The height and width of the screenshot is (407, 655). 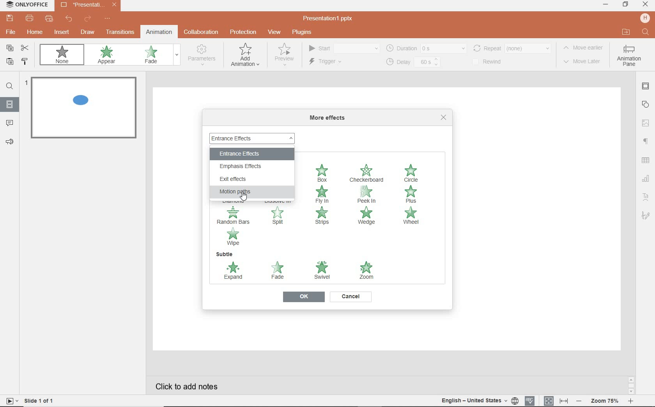 I want to click on shape settings, so click(x=647, y=104).